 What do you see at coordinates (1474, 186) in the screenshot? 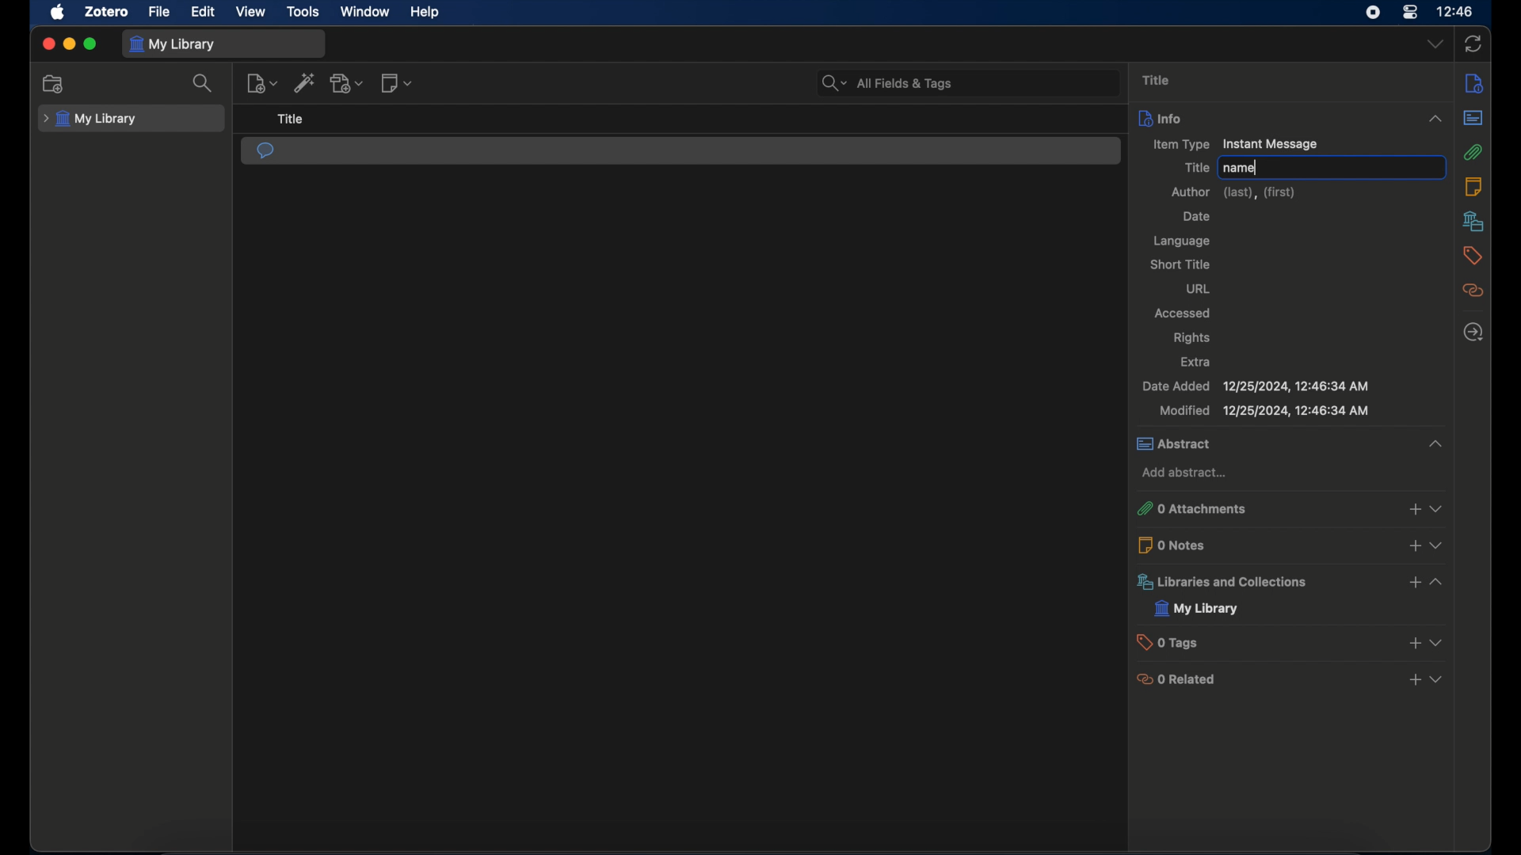
I see `notes` at bounding box center [1474, 186].